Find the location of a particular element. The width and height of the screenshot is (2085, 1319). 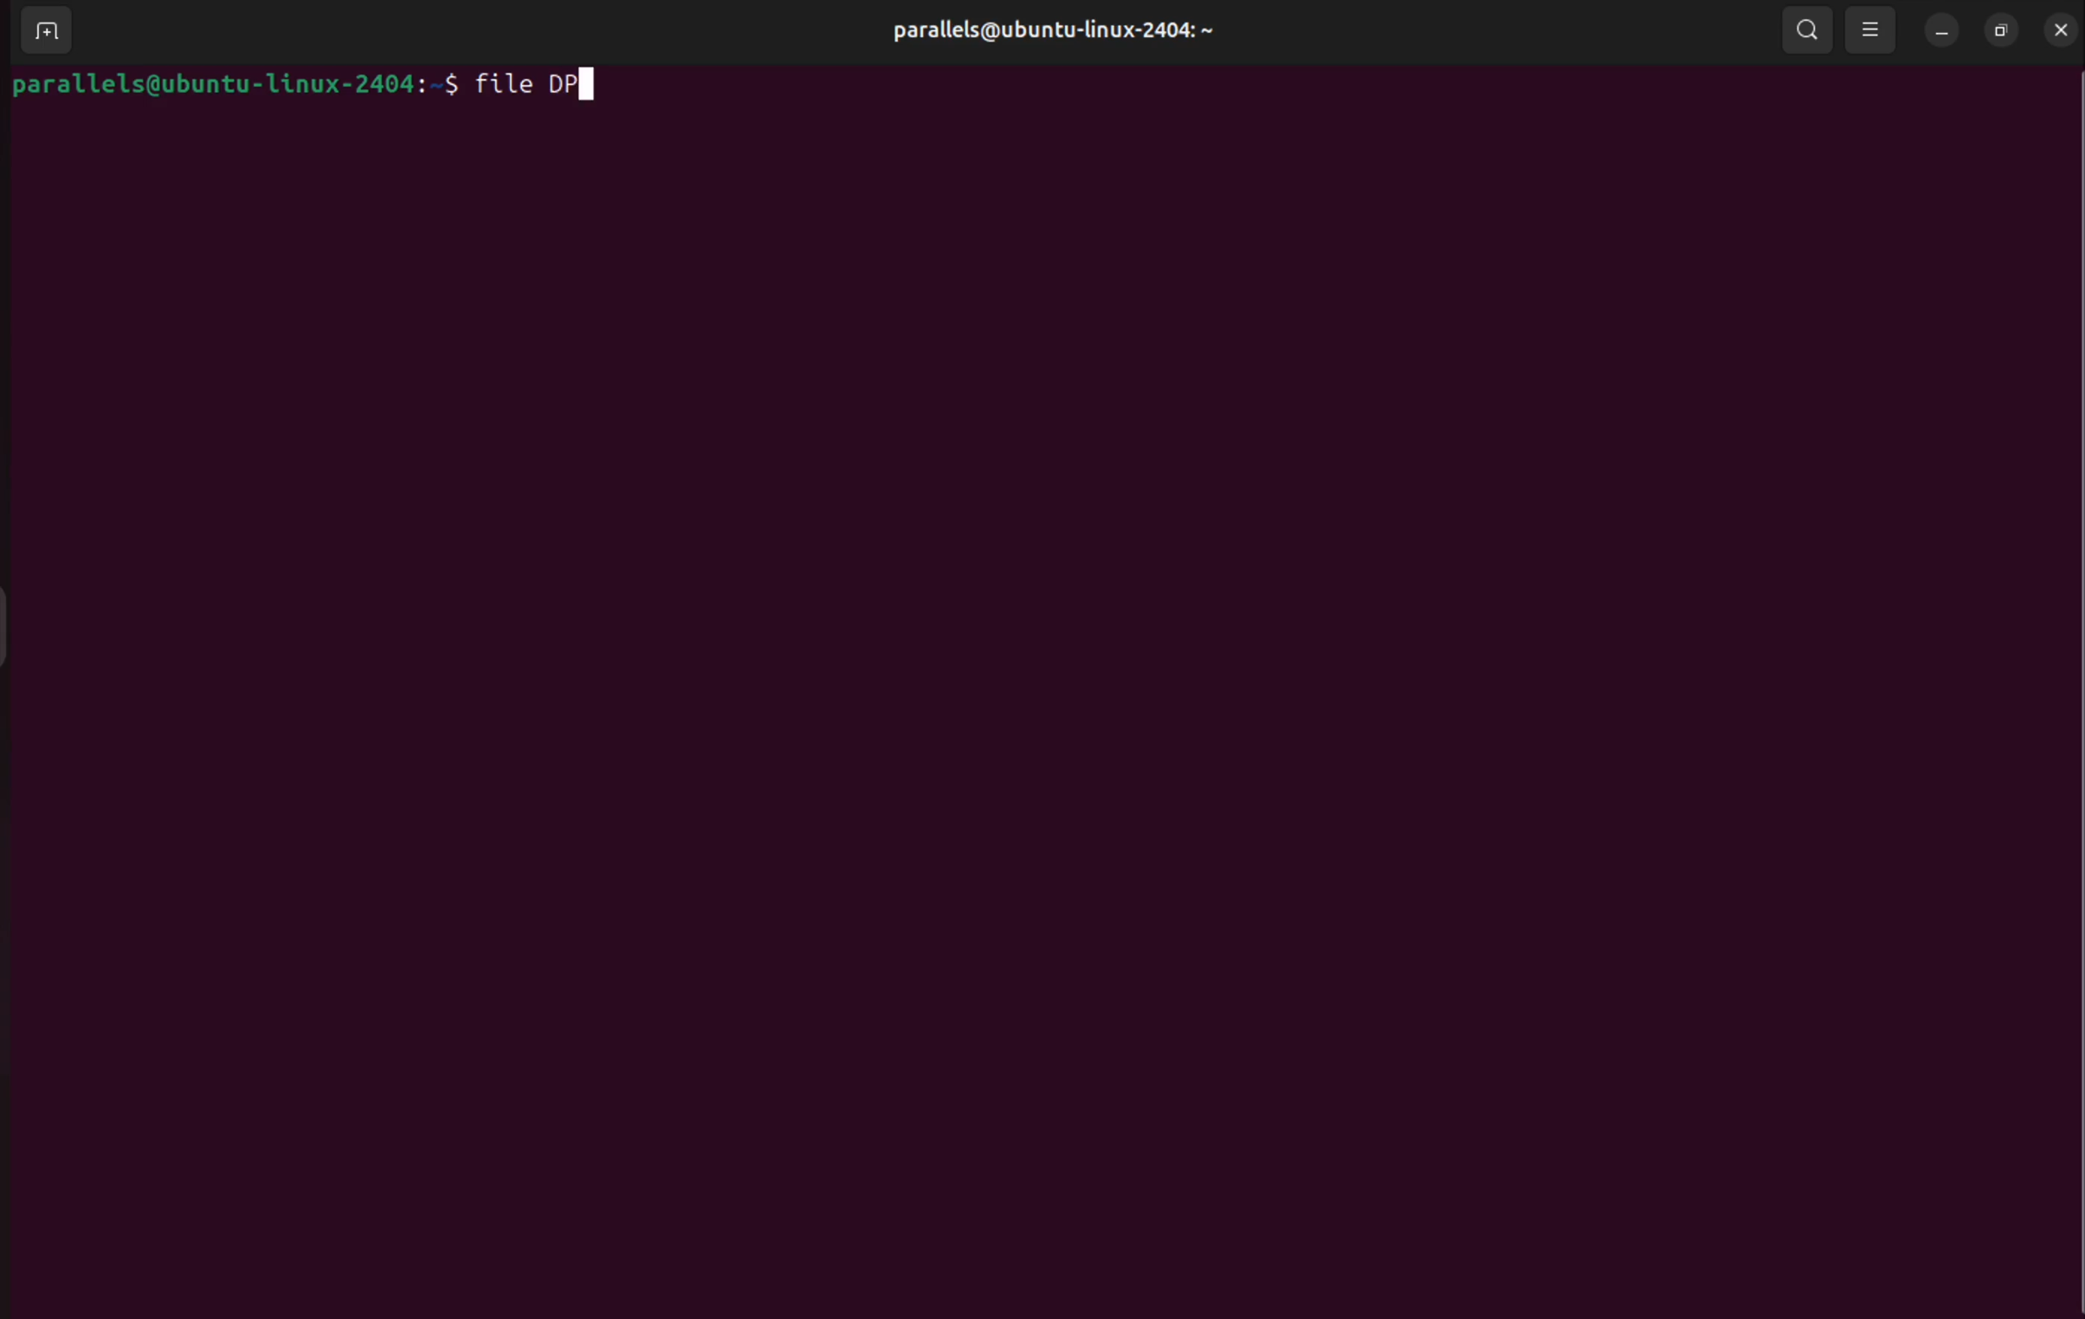

resize is located at coordinates (2002, 30).